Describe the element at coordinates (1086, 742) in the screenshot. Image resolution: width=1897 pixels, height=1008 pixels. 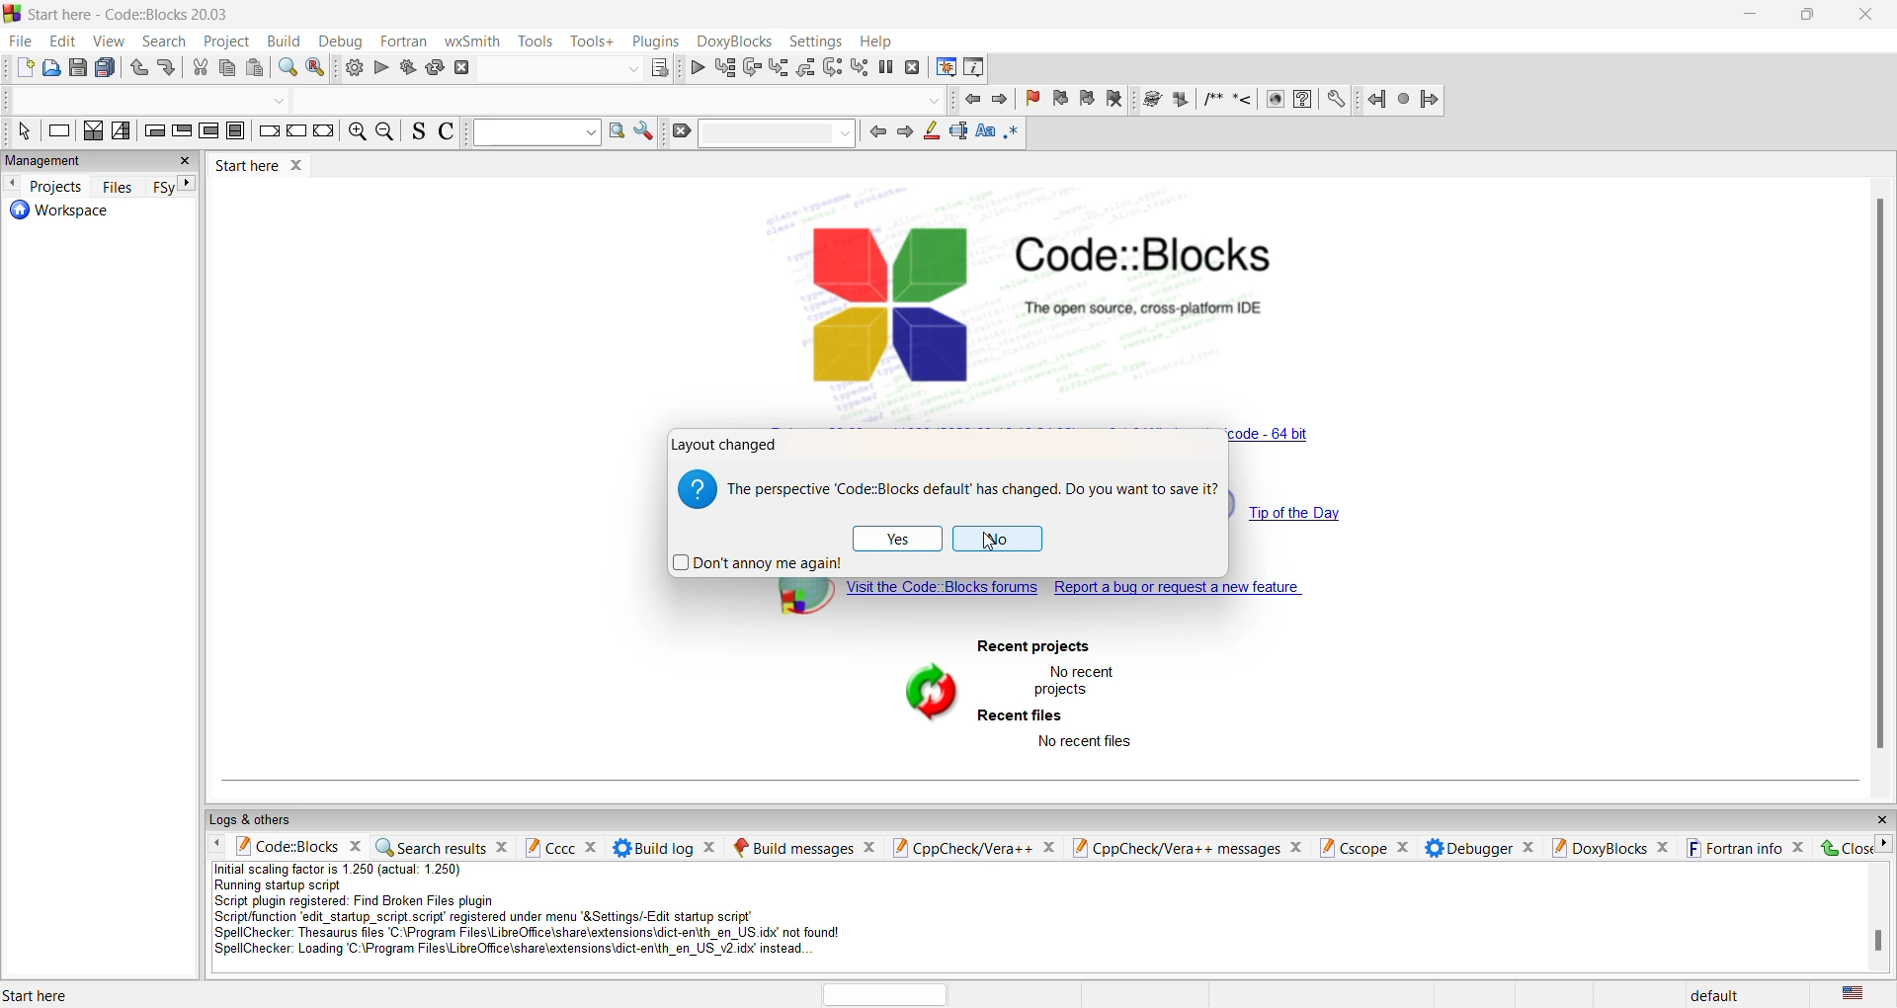
I see `no recent files` at that location.